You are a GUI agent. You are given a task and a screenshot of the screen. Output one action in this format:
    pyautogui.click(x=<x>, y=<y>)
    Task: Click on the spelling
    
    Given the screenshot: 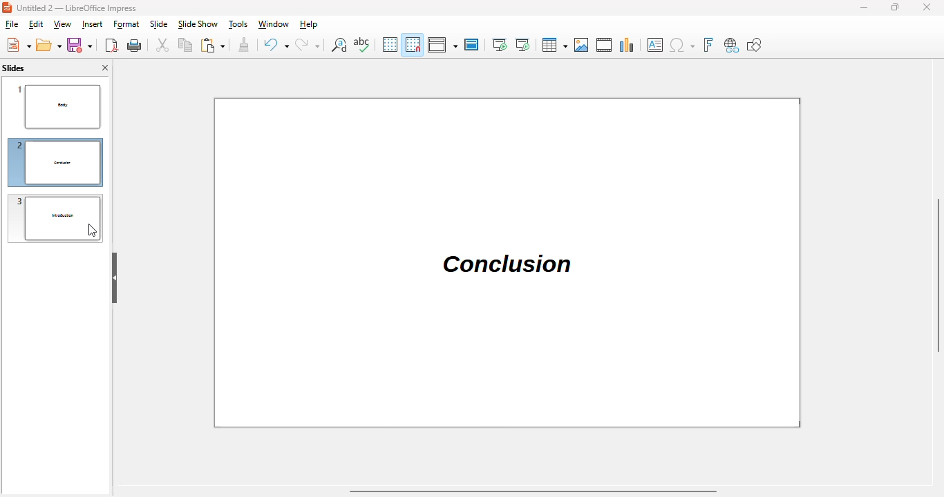 What is the action you would take?
    pyautogui.click(x=361, y=44)
    